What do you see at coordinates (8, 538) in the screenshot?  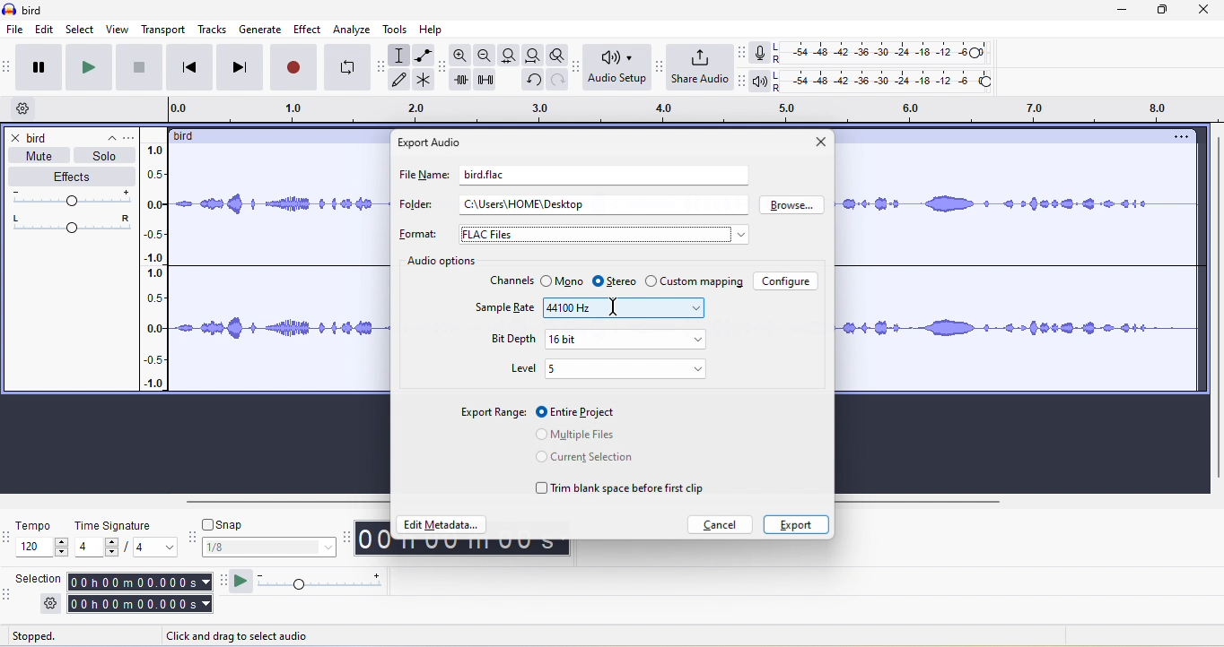 I see `audacity time signature toolbar` at bounding box center [8, 538].